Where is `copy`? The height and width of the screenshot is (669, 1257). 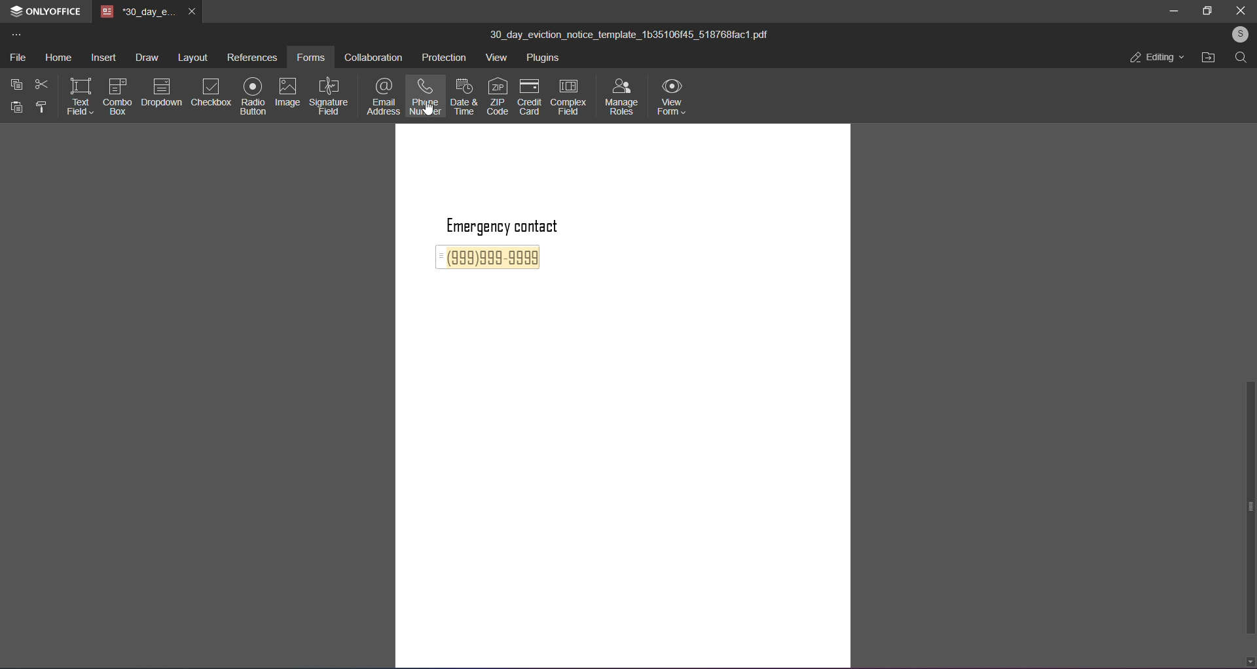
copy is located at coordinates (17, 84).